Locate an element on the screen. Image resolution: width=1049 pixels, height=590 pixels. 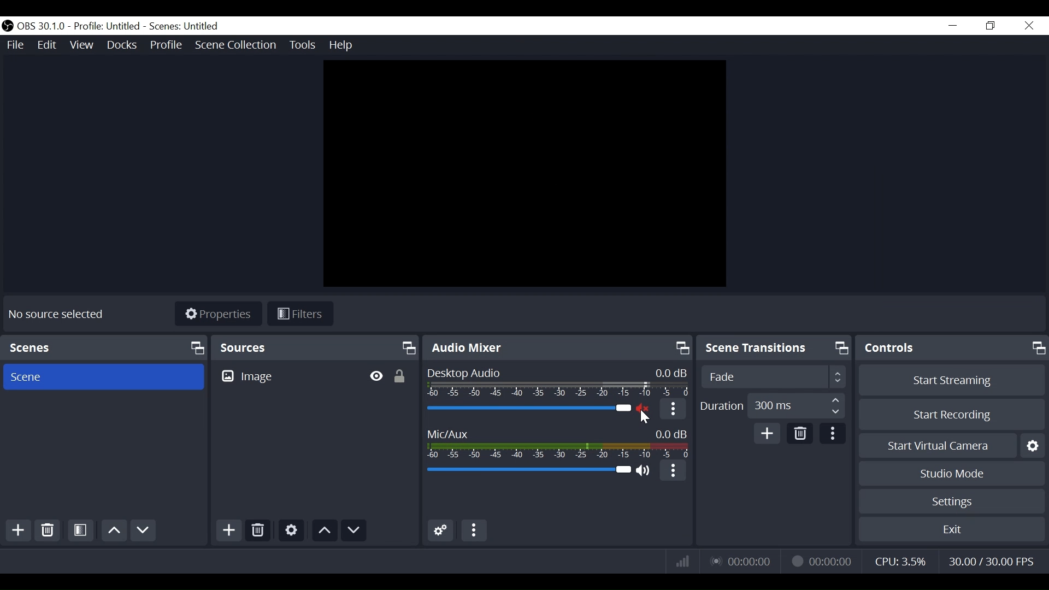
Mic/Aux Slider is located at coordinates (529, 471).